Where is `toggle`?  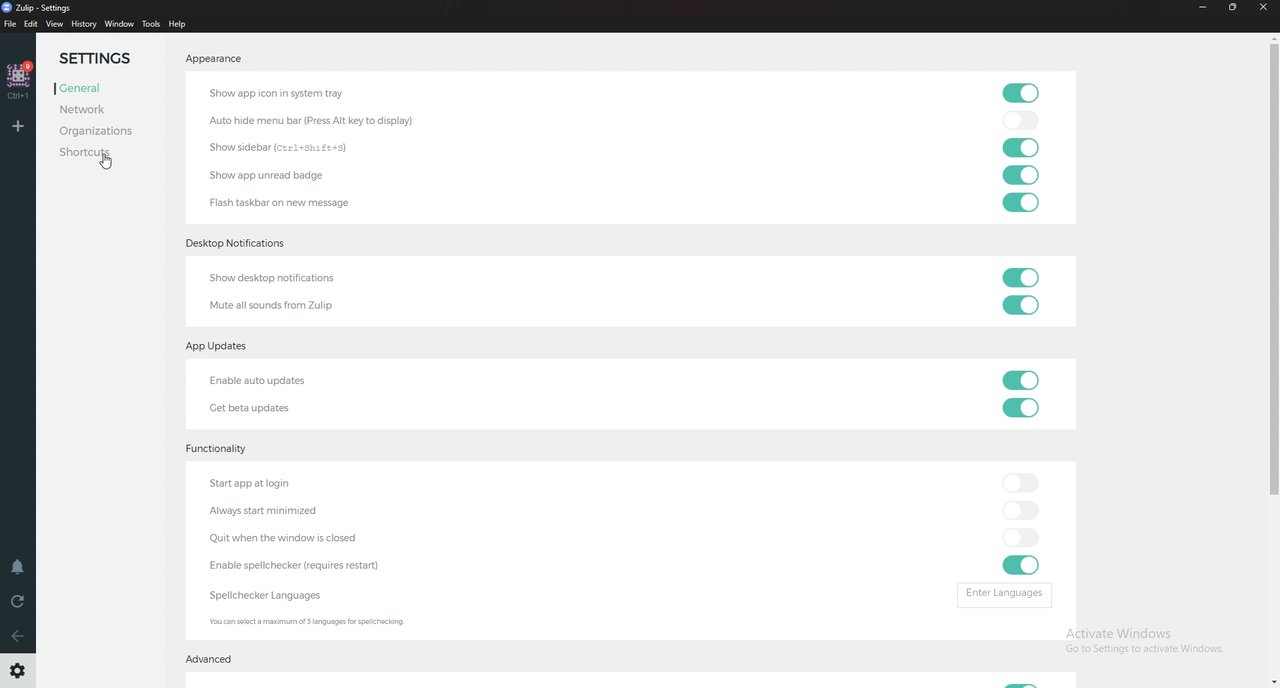
toggle is located at coordinates (1021, 482).